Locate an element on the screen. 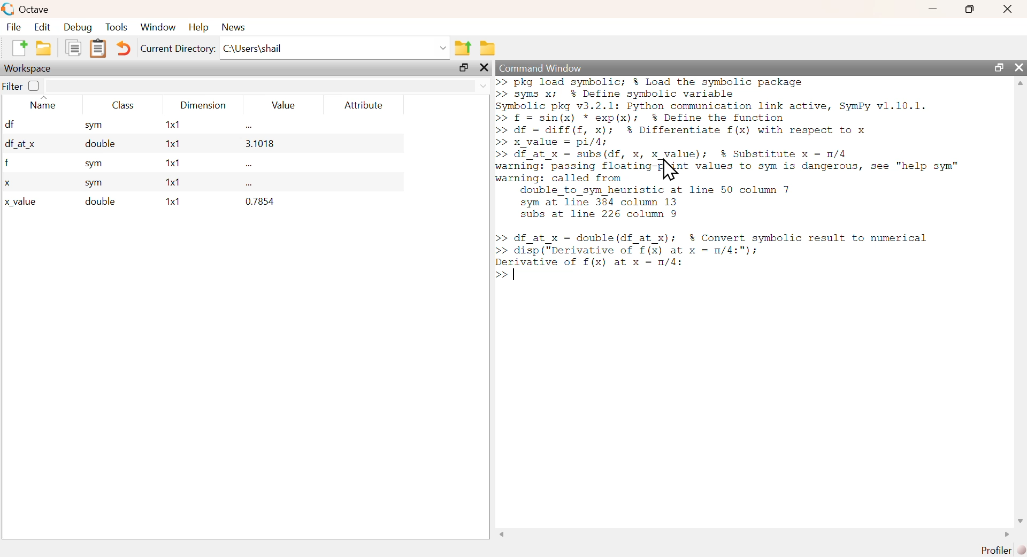 The image size is (1027, 557). sym is located at coordinates (95, 165).